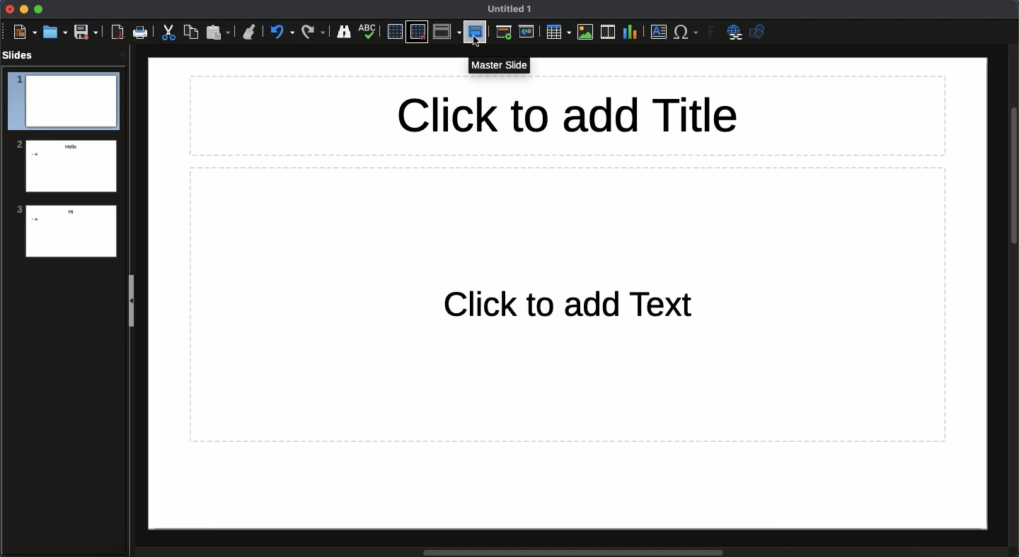  What do you see at coordinates (23, 32) in the screenshot?
I see `New` at bounding box center [23, 32].